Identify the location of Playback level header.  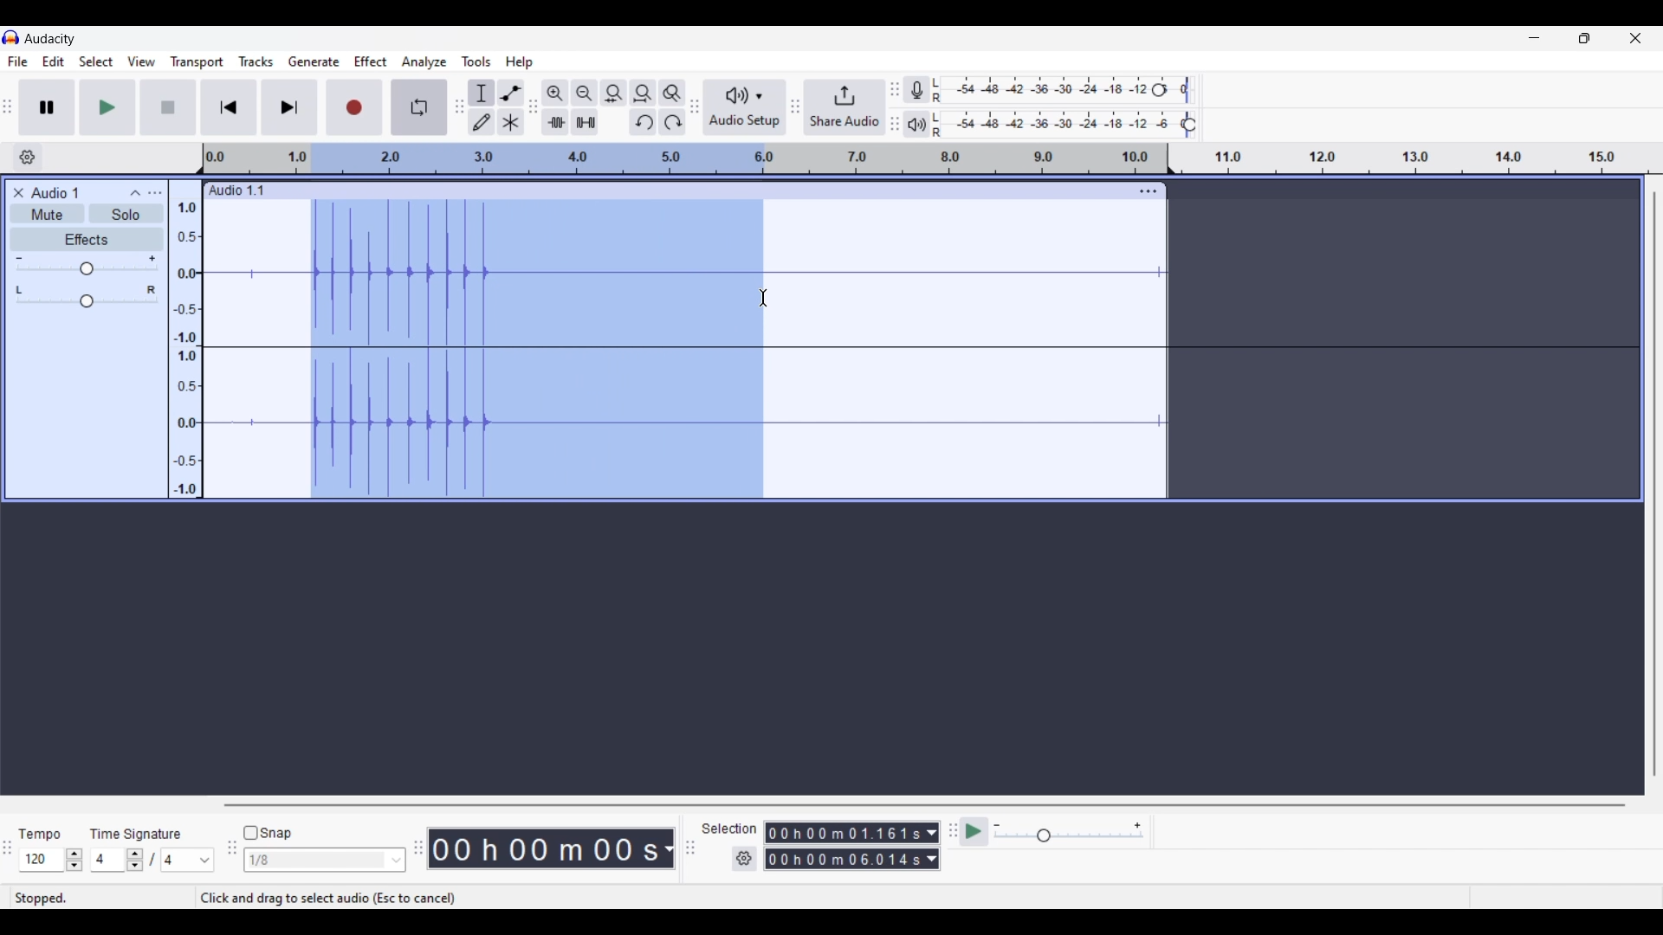
(1189, 125).